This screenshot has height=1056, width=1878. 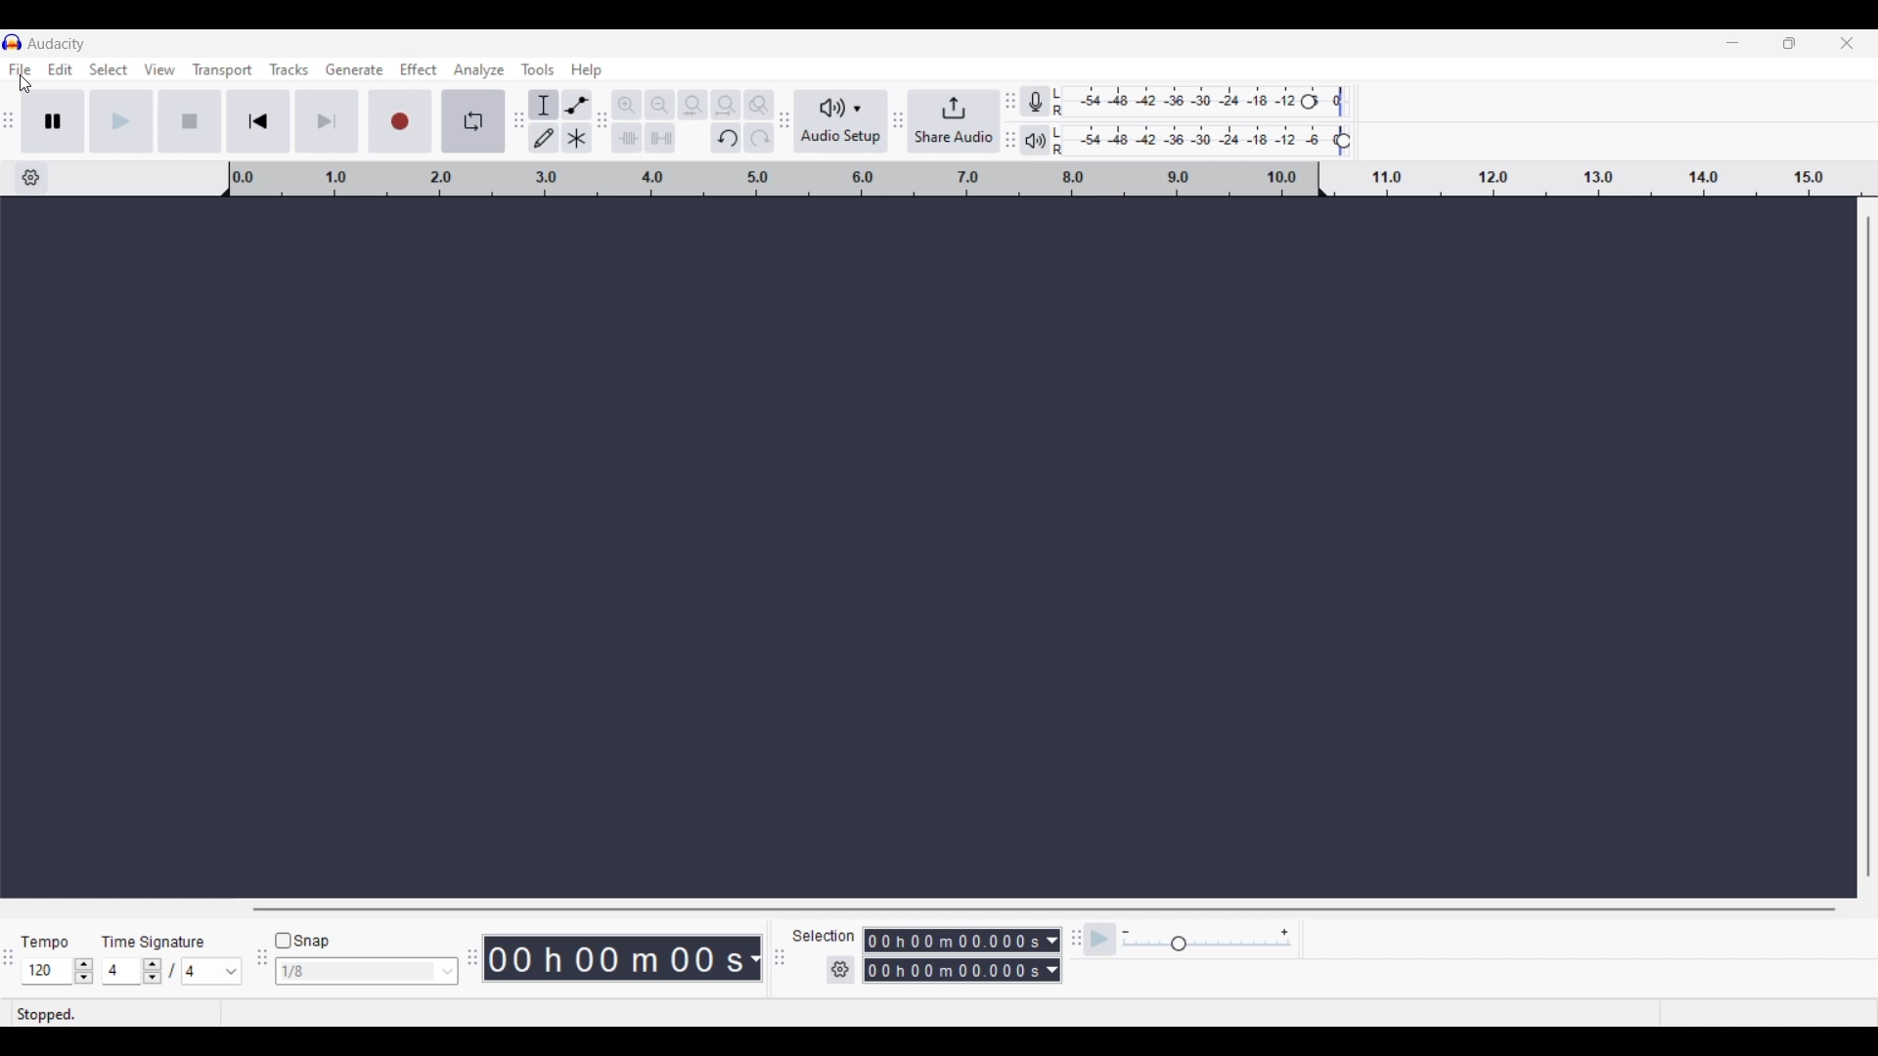 I want to click on Skip/Select to start, so click(x=259, y=121).